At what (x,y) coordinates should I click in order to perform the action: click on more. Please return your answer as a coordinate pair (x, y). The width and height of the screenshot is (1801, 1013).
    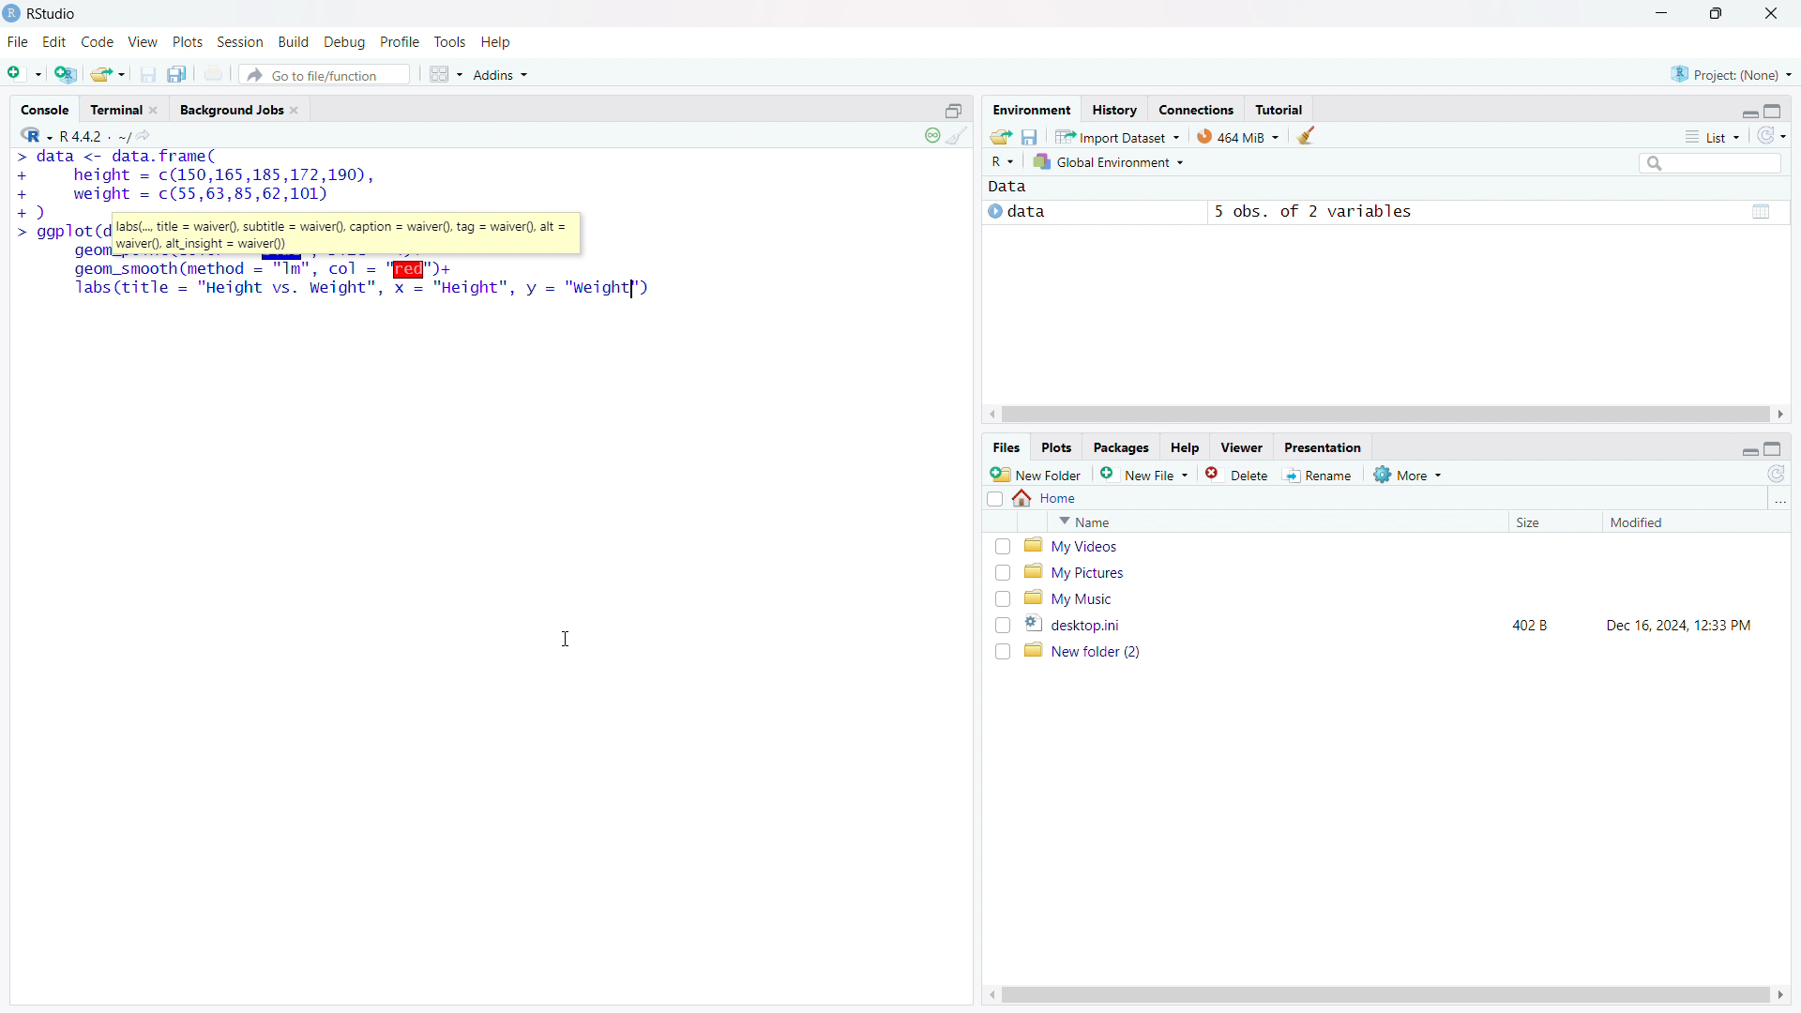
    Looking at the image, I should click on (1410, 474).